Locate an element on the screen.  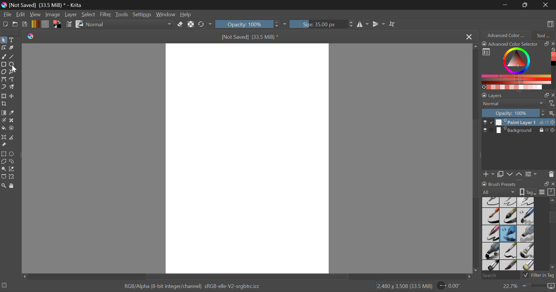
Colors in Use is located at coordinates (57, 24).